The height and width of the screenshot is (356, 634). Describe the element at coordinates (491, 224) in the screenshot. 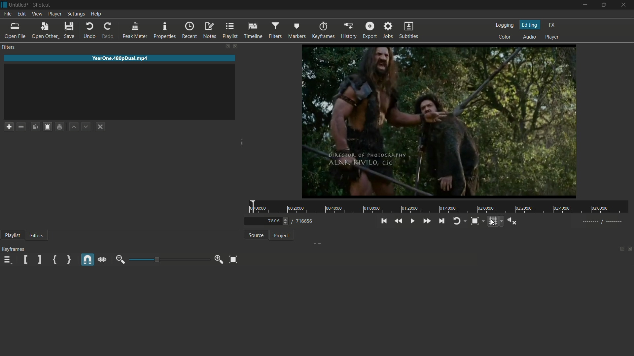

I see `cursor` at that location.